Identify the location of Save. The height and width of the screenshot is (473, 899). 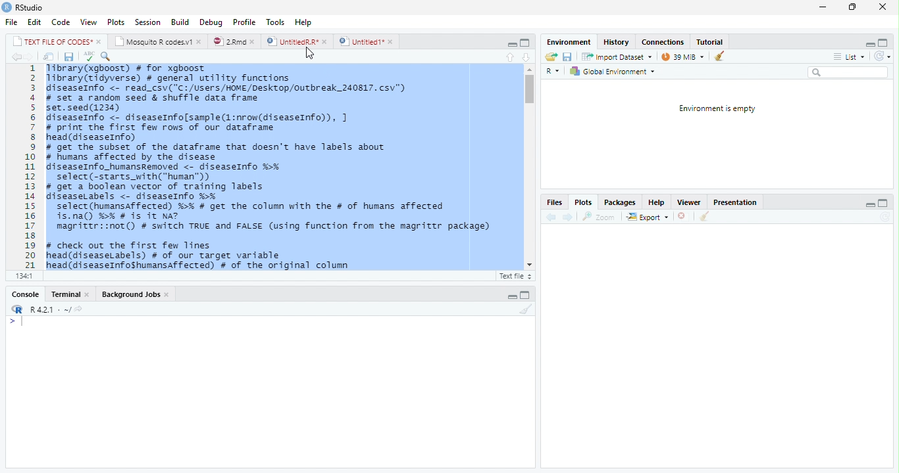
(66, 56).